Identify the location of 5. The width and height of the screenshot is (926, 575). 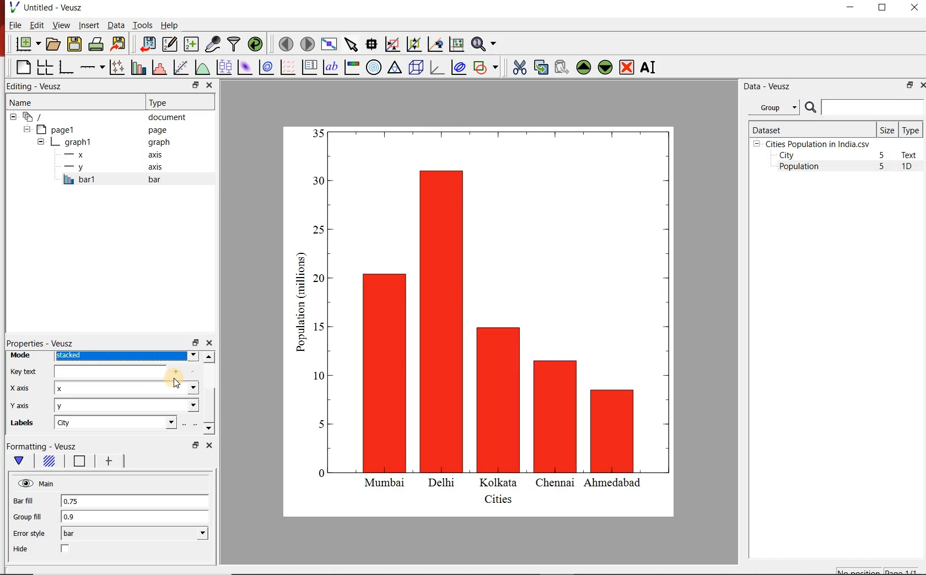
(882, 167).